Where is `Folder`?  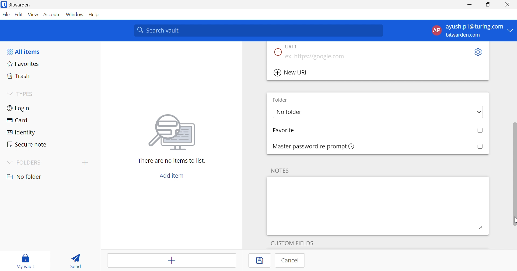
Folder is located at coordinates (280, 99).